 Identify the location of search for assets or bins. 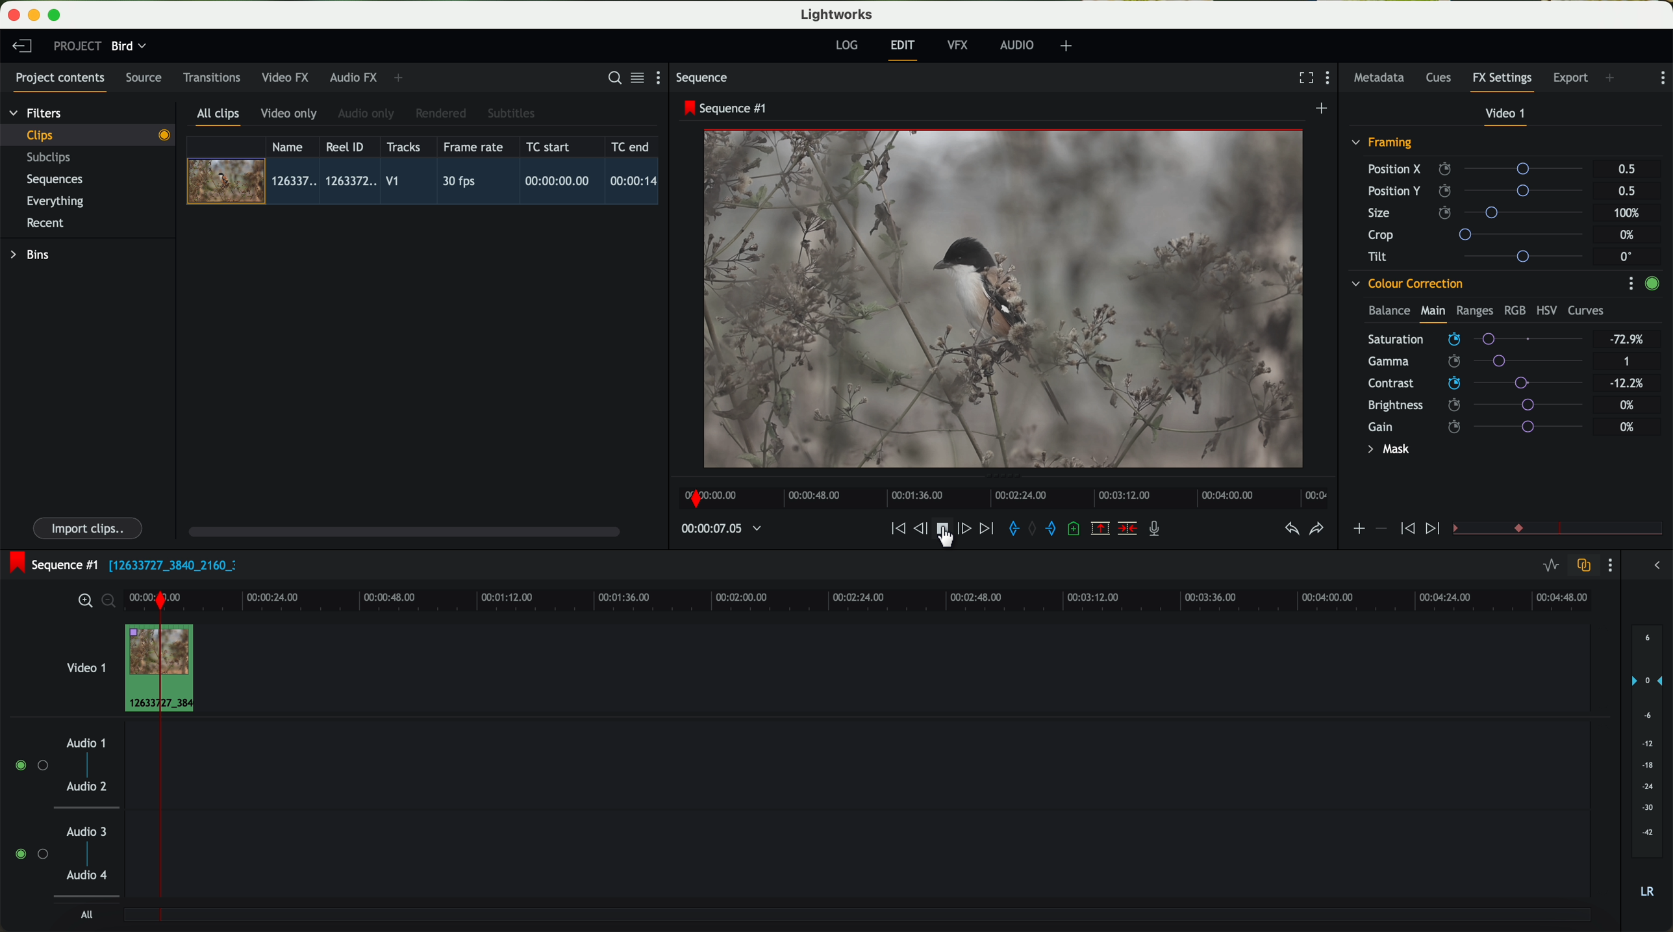
(610, 79).